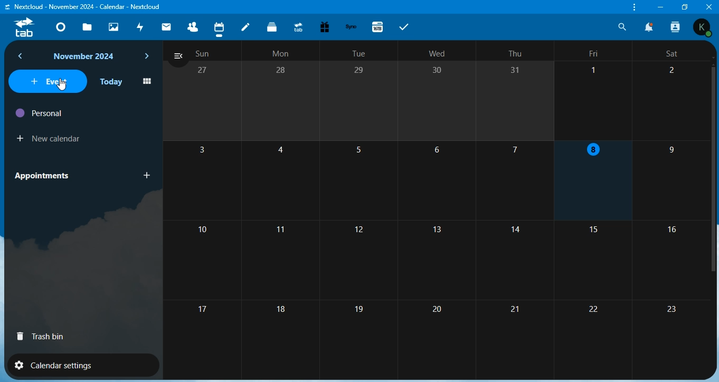 This screenshot has height=382, width=719. Describe the element at coordinates (220, 26) in the screenshot. I see `calendar` at that location.